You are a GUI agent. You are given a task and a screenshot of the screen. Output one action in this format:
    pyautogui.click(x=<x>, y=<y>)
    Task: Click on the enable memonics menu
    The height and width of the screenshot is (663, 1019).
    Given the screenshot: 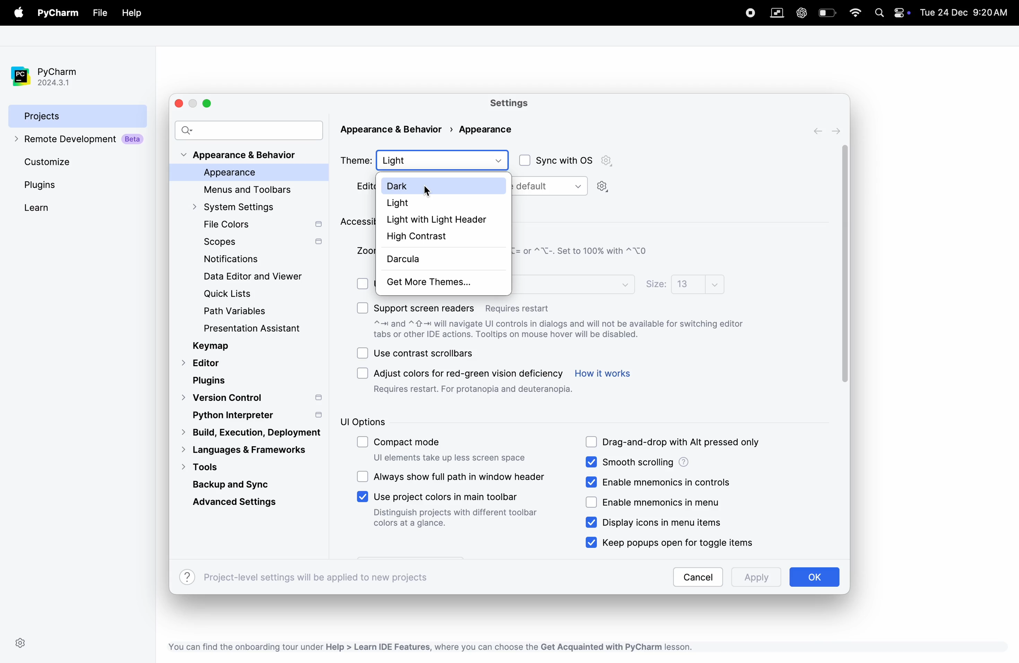 What is the action you would take?
    pyautogui.click(x=667, y=503)
    